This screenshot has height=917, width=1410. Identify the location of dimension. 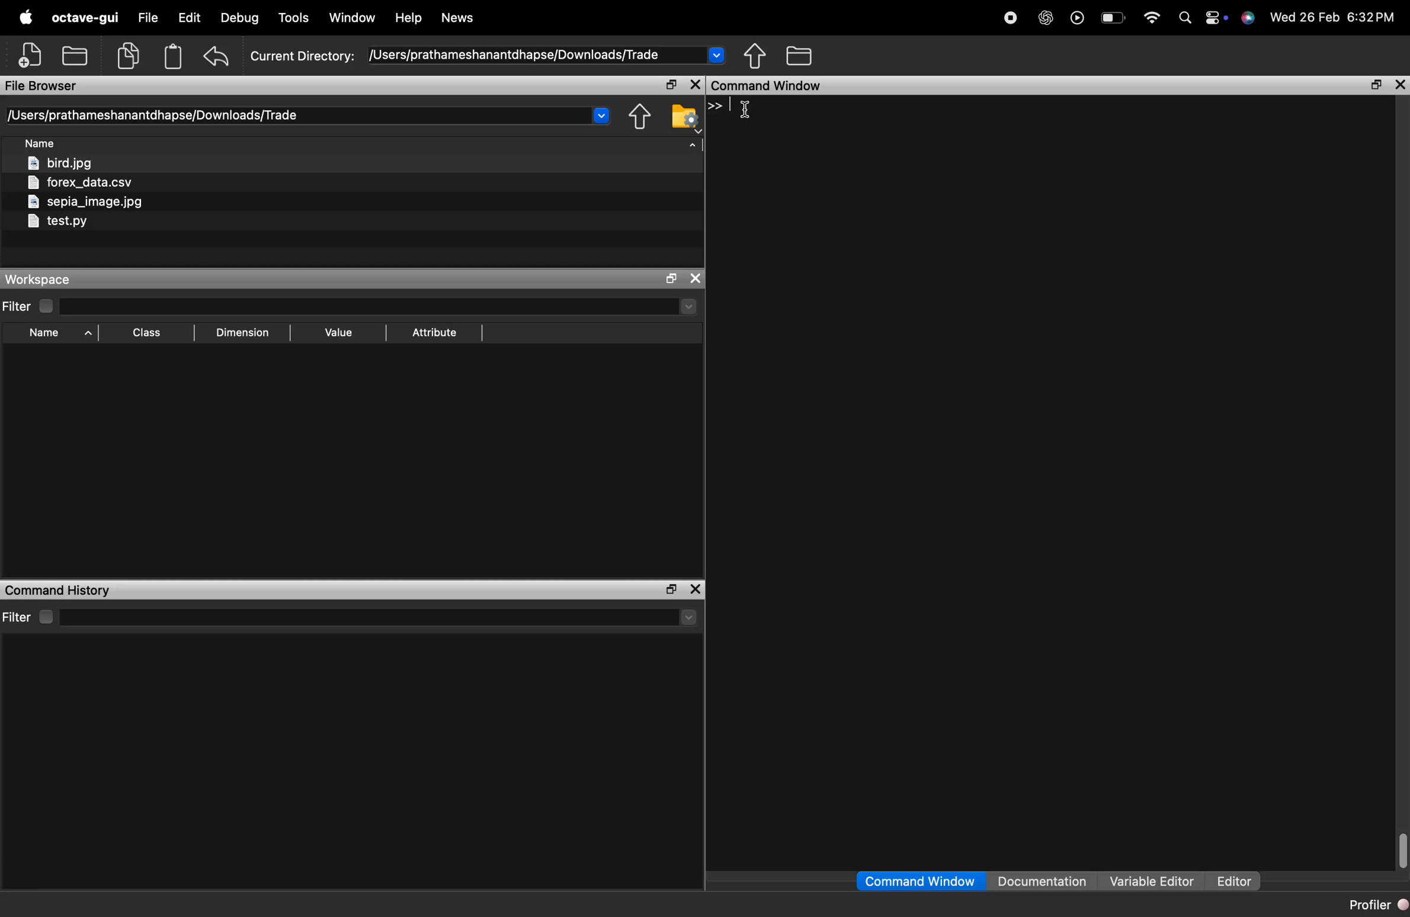
(246, 334).